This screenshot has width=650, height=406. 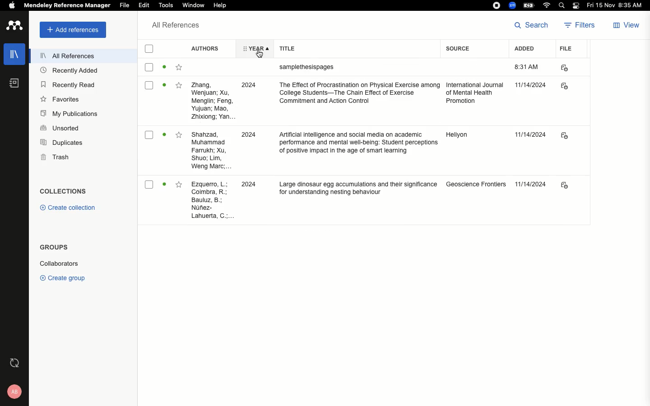 I want to click on Notebook, so click(x=11, y=83).